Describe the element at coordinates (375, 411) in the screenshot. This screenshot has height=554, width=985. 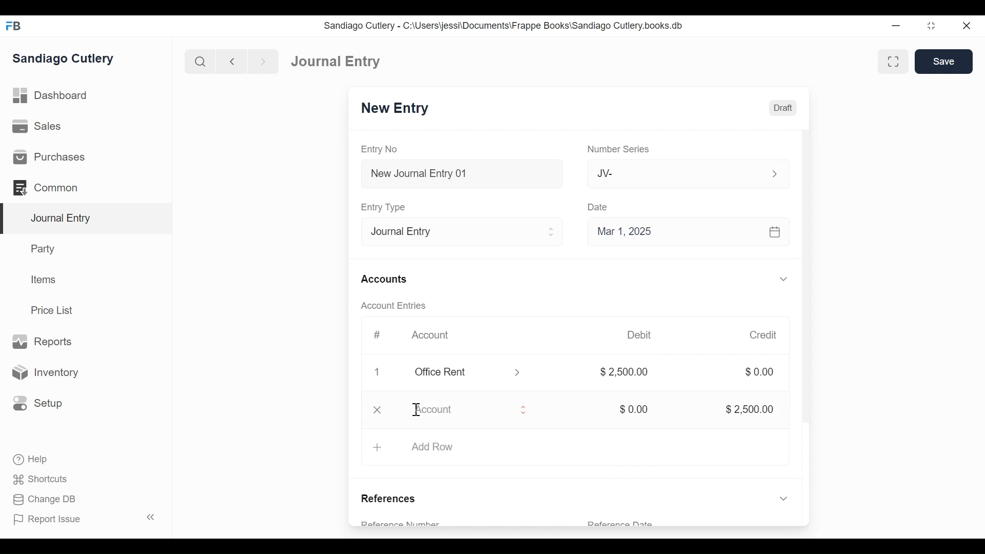
I see `delete` at that location.